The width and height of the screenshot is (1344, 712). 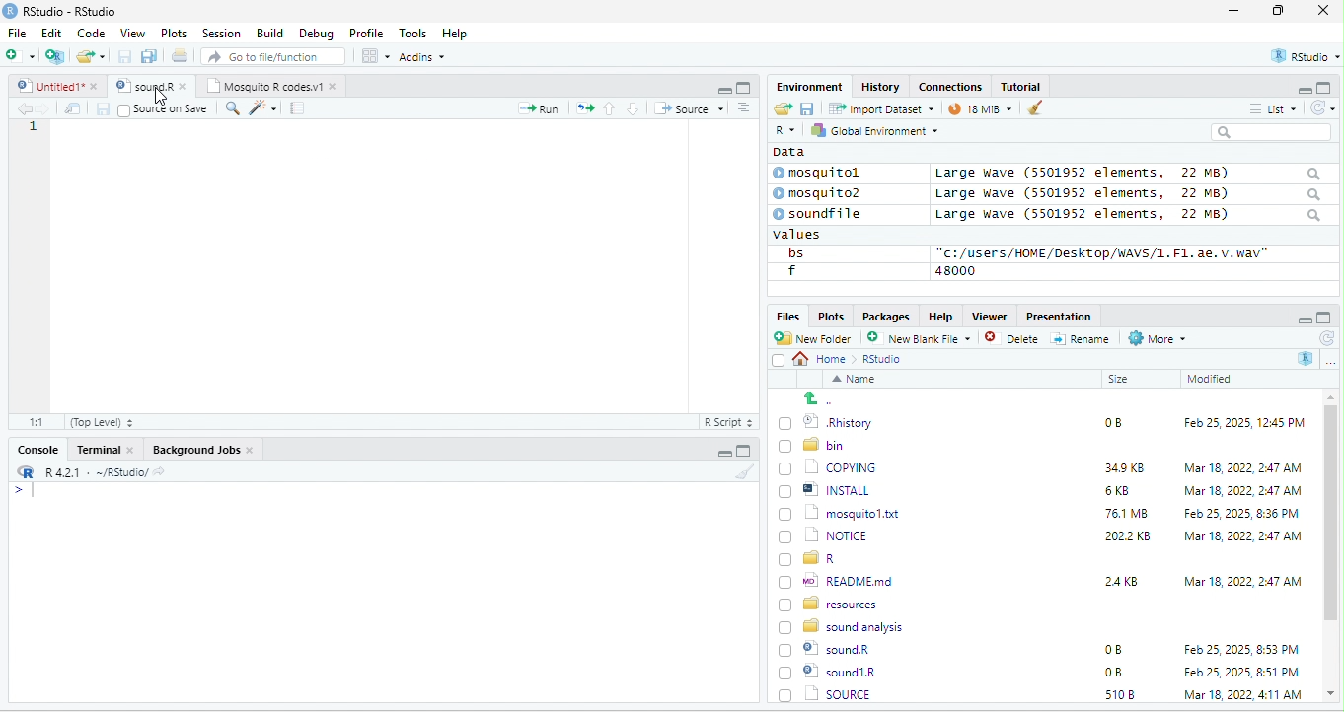 I want to click on brush, so click(x=1030, y=109).